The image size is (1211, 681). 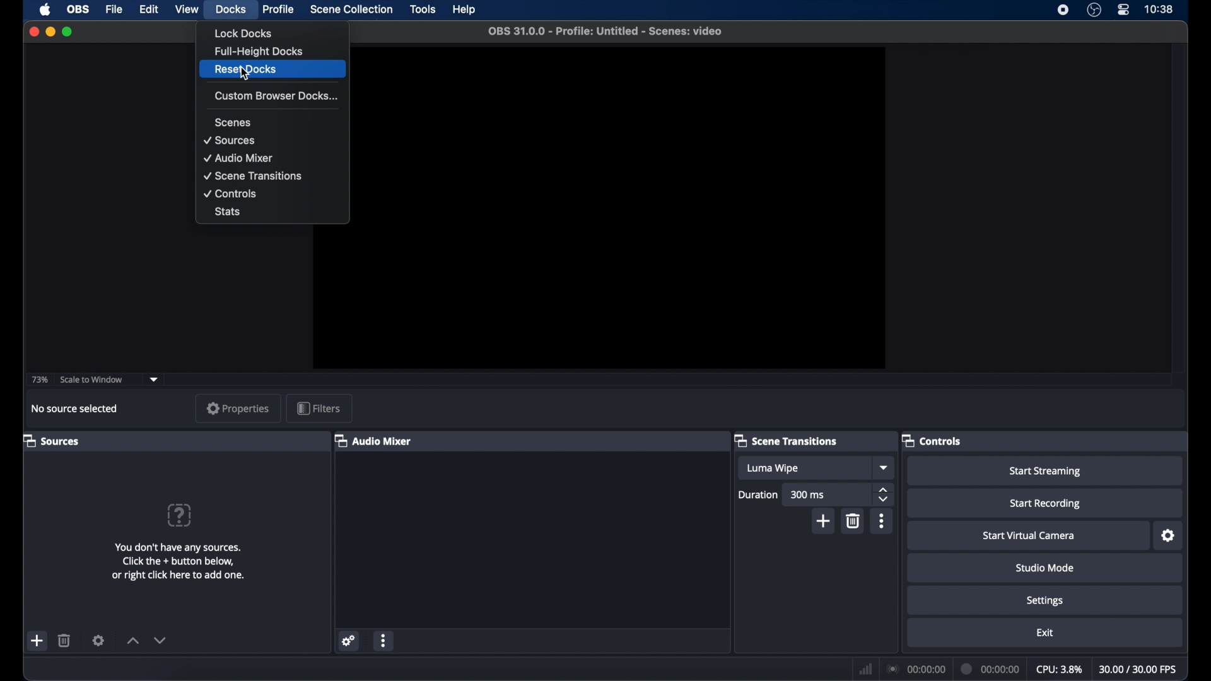 I want to click on duration, so click(x=757, y=494).